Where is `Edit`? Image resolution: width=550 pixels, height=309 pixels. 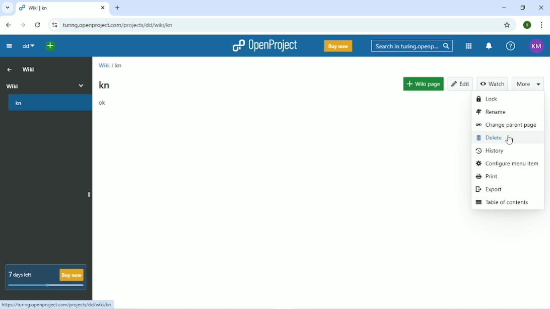
Edit is located at coordinates (461, 81).